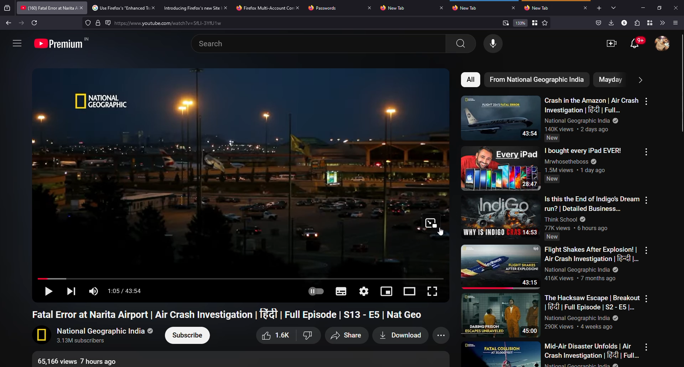 The width and height of the screenshot is (684, 367). What do you see at coordinates (127, 292) in the screenshot?
I see `time` at bounding box center [127, 292].